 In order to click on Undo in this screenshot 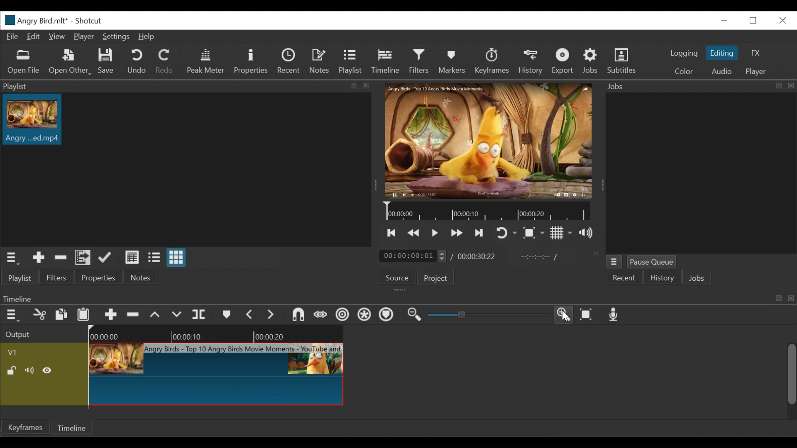, I will do `click(137, 62)`.